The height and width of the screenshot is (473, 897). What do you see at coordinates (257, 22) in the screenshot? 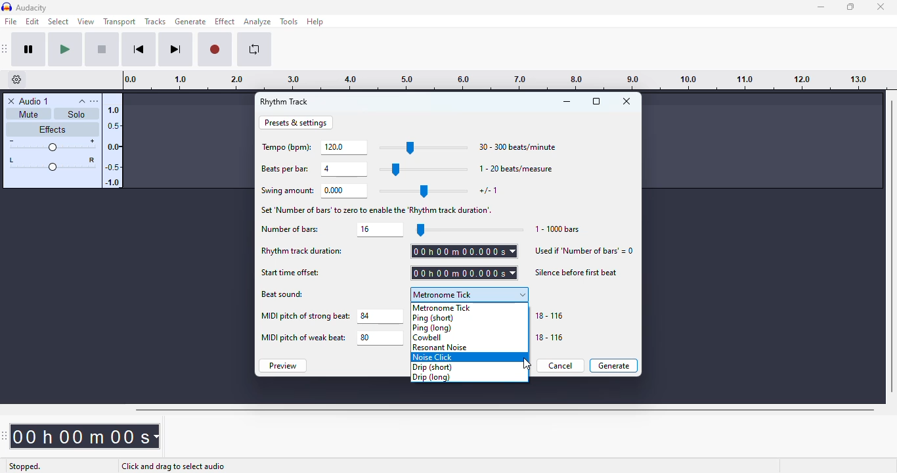
I see `analyze` at bounding box center [257, 22].